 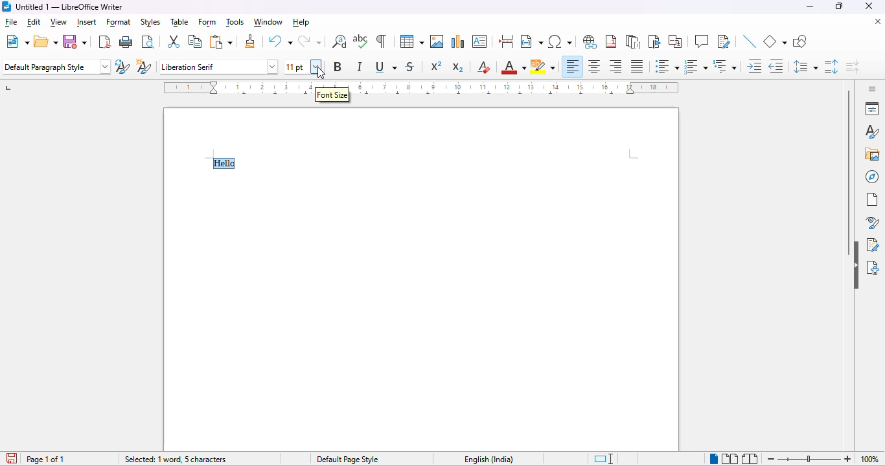 What do you see at coordinates (591, 42) in the screenshot?
I see `insert hyperlink` at bounding box center [591, 42].